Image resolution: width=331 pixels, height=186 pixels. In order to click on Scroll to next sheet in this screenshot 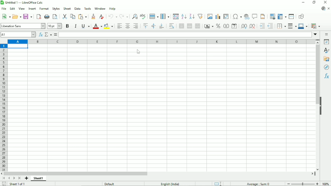, I will do `click(13, 178)`.